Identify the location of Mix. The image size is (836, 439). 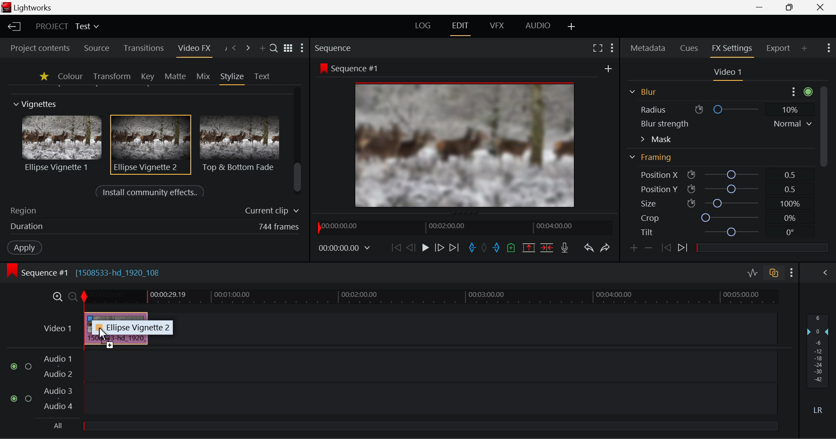
(203, 76).